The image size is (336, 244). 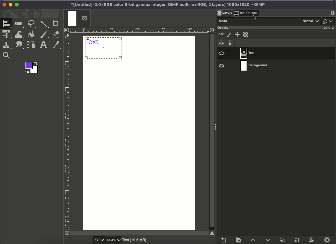 I want to click on A, so click(x=7, y=24).